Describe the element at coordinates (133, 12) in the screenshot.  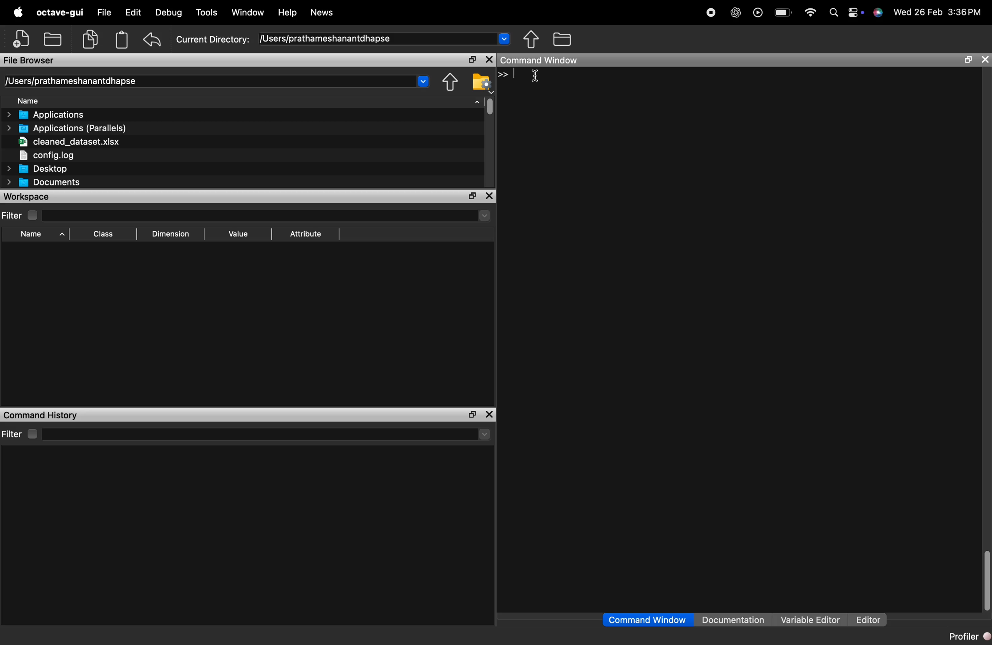
I see `Edit` at that location.